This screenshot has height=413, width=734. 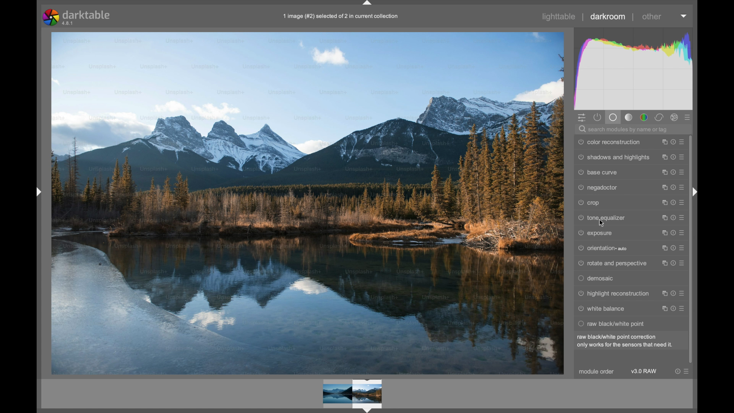 What do you see at coordinates (588, 203) in the screenshot?
I see `crop` at bounding box center [588, 203].